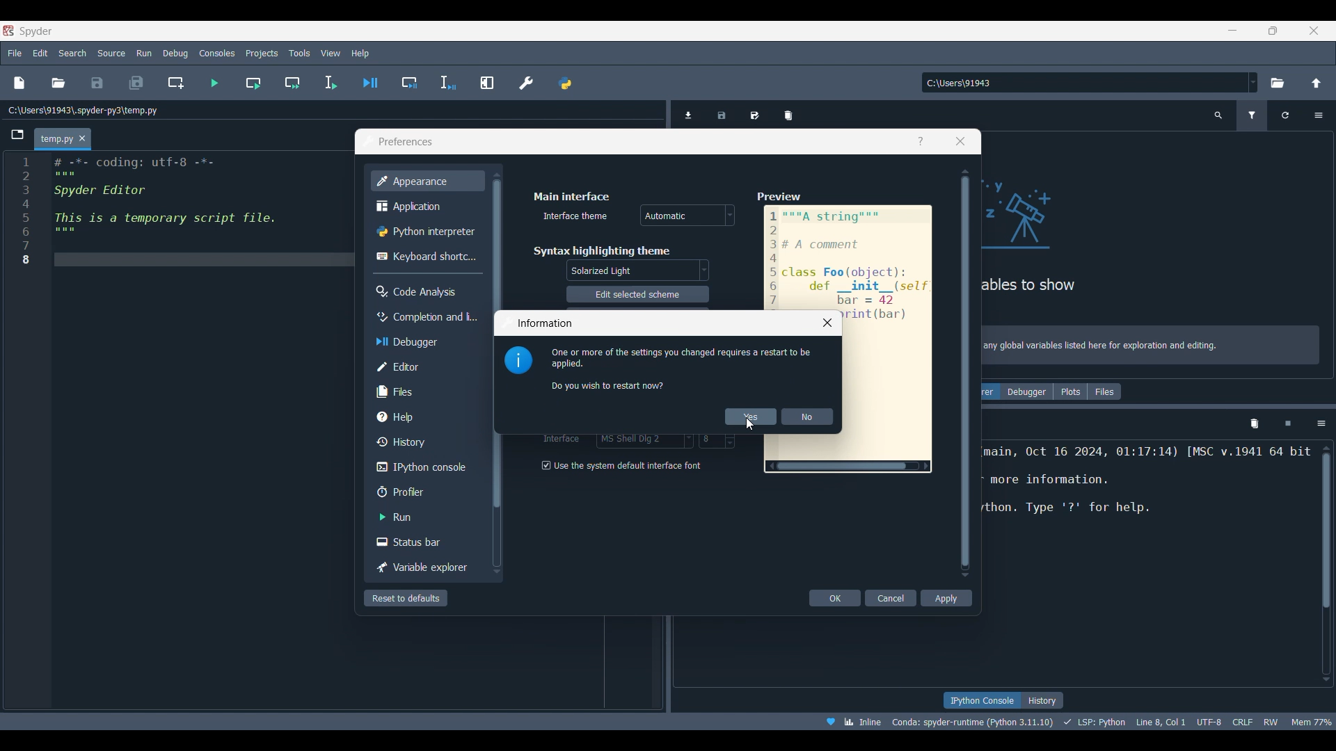 Image resolution: width=1336 pixels, height=751 pixels. What do you see at coordinates (1288, 424) in the screenshot?
I see `Interrupt kernel` at bounding box center [1288, 424].